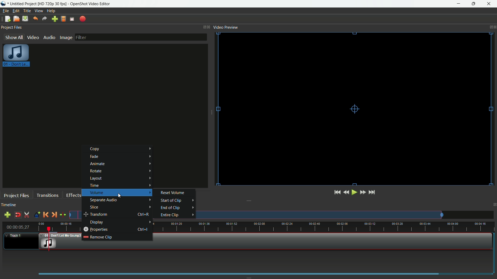  What do you see at coordinates (18, 227) in the screenshot?
I see `current time` at bounding box center [18, 227].